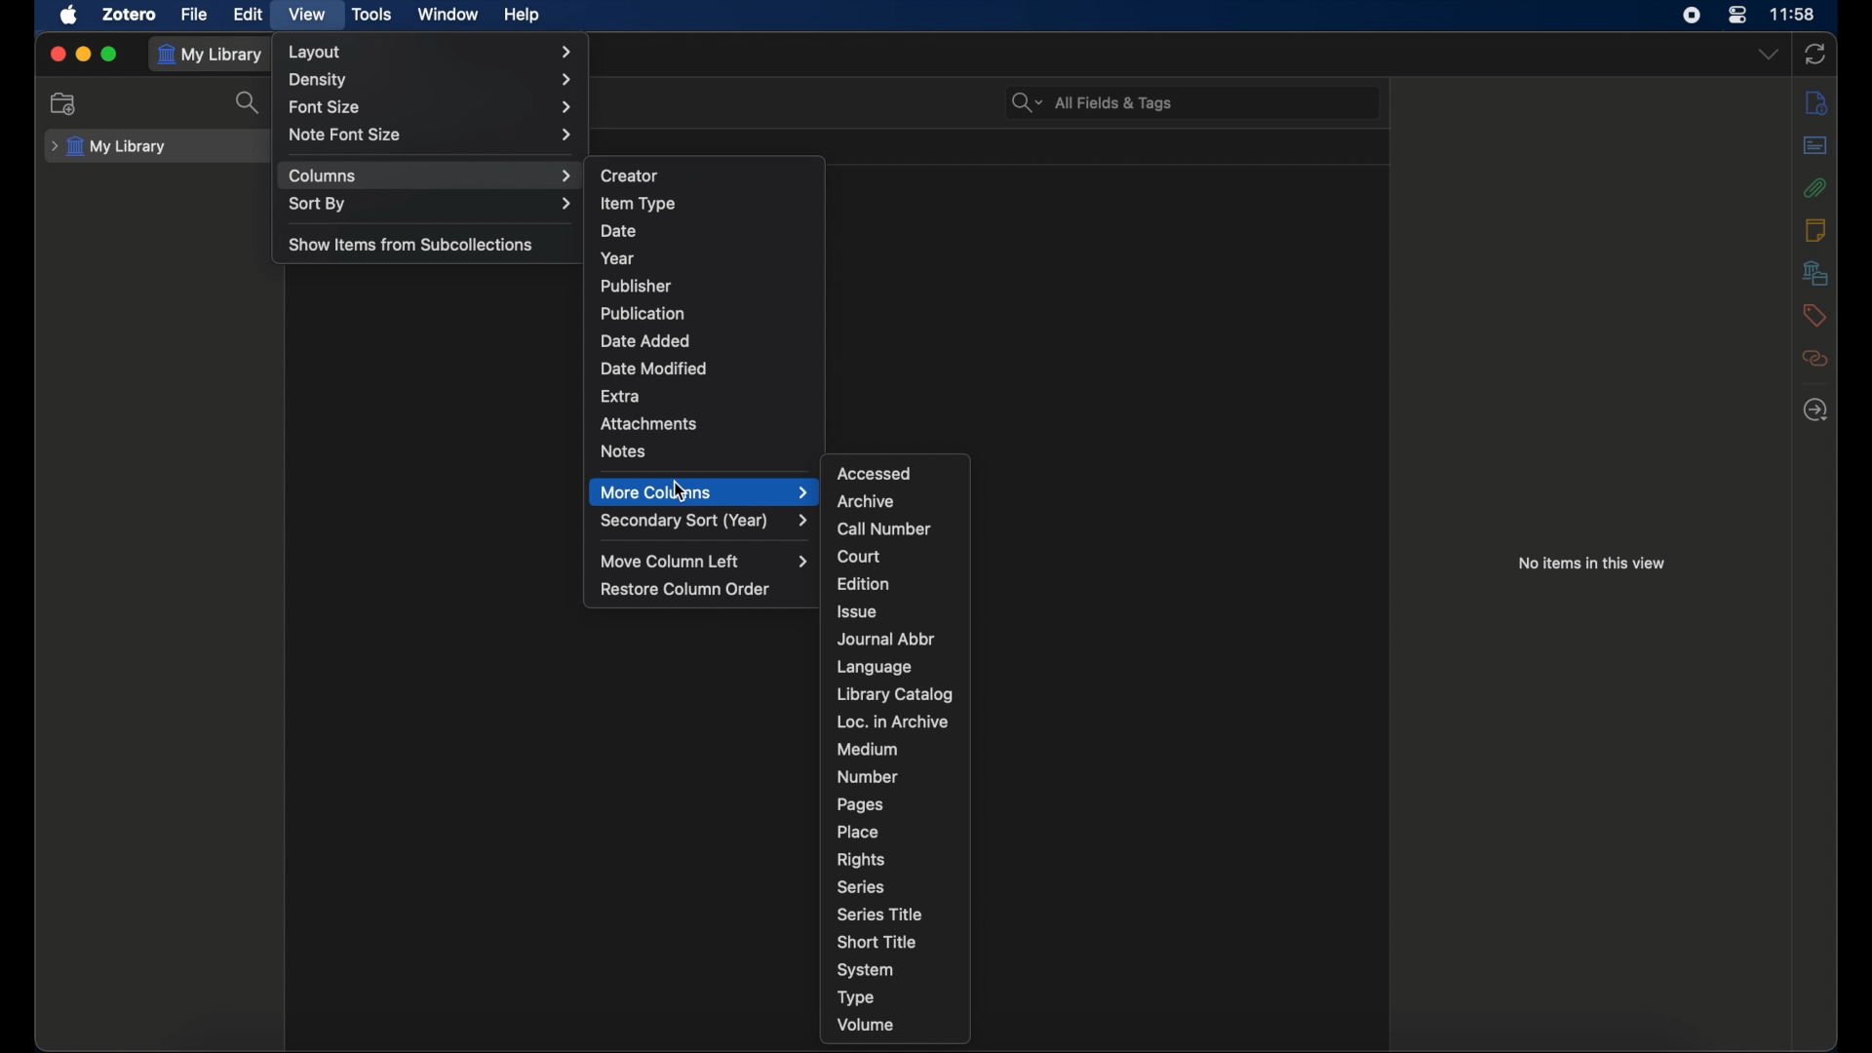 The image size is (1872, 1053). I want to click on tags, so click(1814, 314).